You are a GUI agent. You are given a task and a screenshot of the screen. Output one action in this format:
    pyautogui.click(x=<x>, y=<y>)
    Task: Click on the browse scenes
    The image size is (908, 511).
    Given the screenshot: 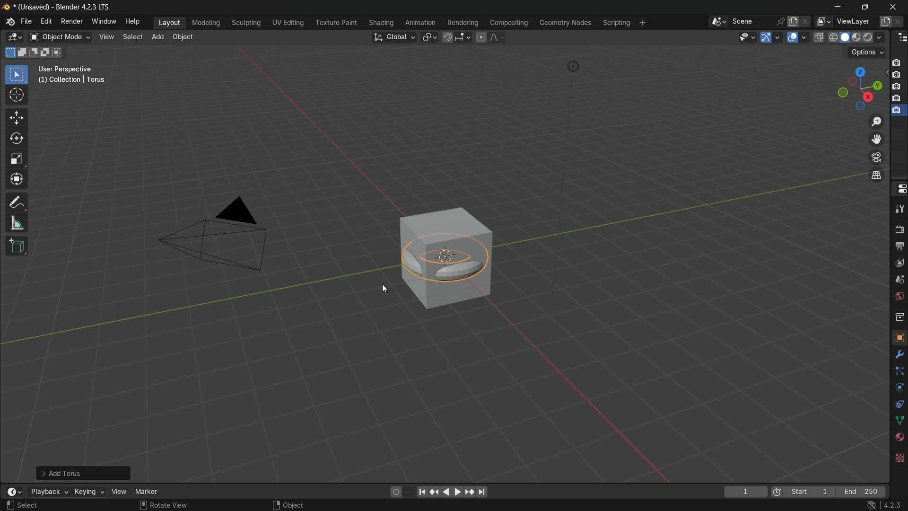 What is the action you would take?
    pyautogui.click(x=719, y=22)
    